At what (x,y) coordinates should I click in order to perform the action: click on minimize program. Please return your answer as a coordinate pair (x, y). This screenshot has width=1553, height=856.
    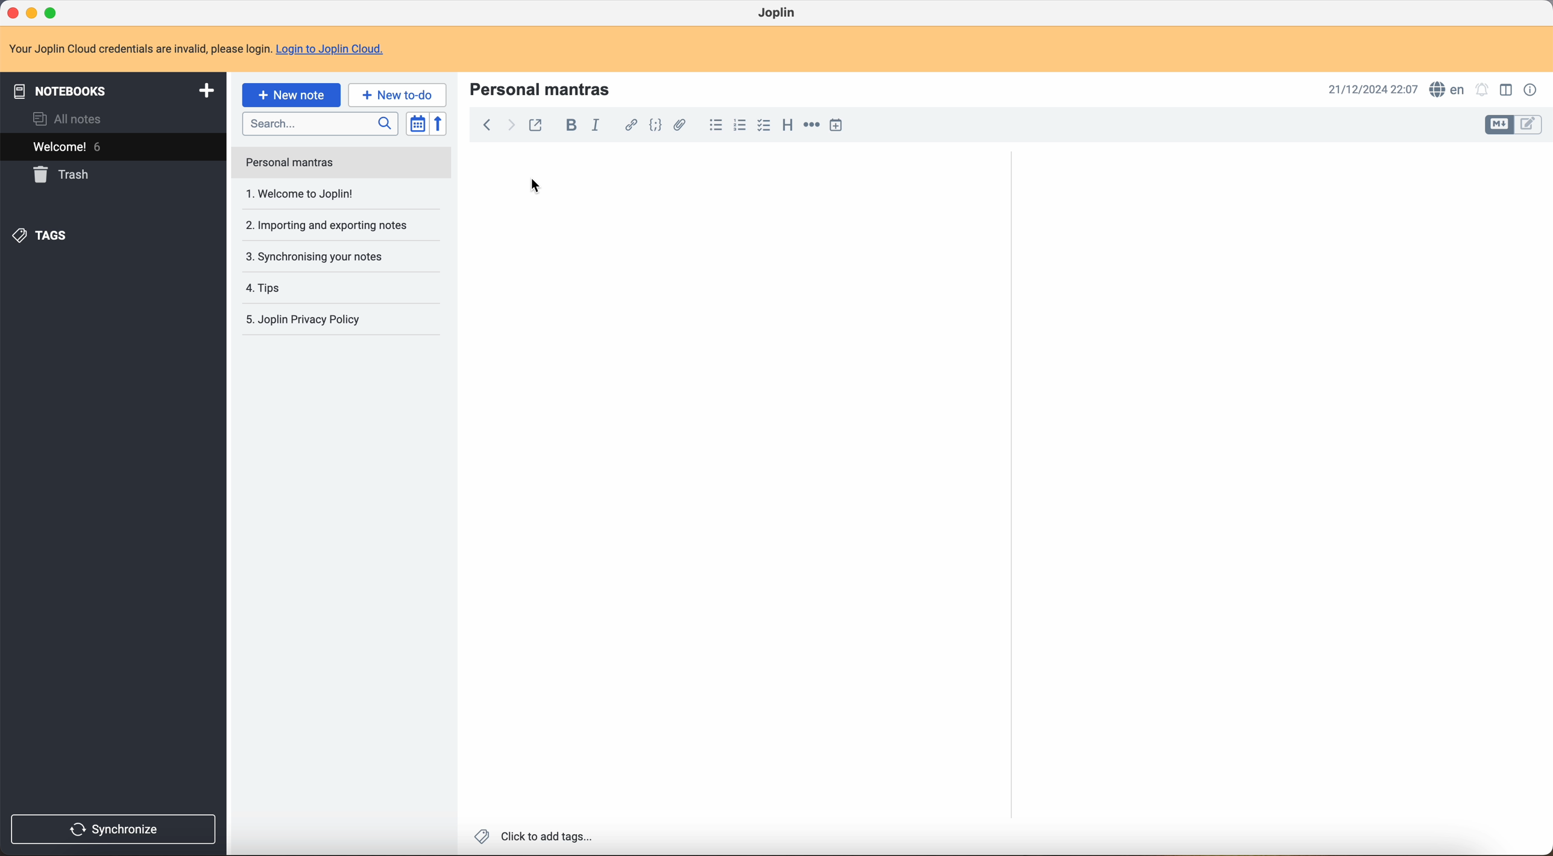
    Looking at the image, I should click on (32, 12).